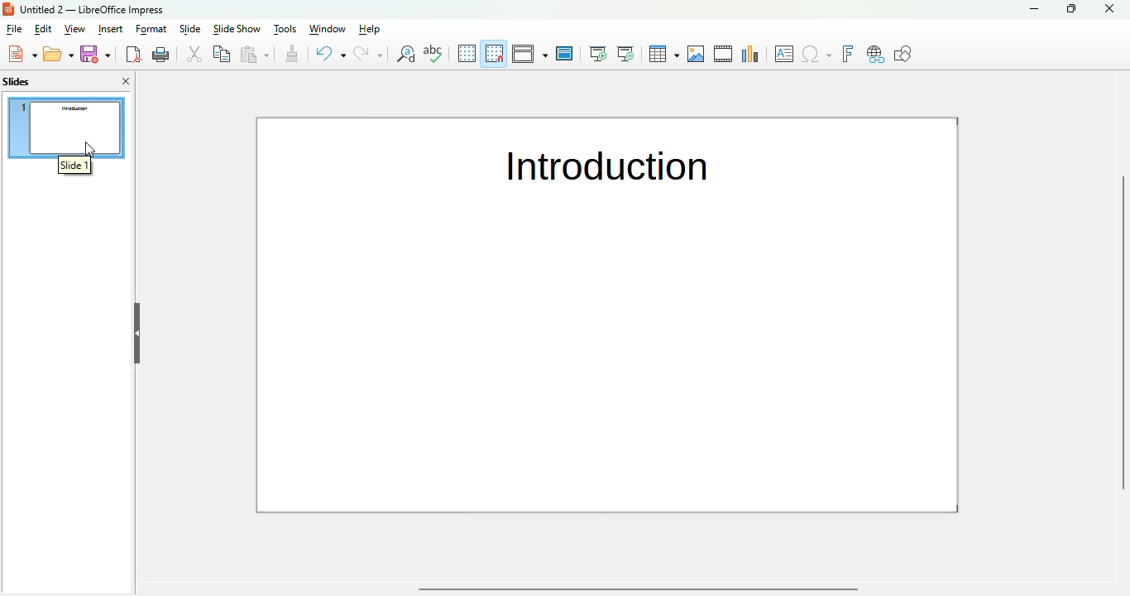 The height and width of the screenshot is (596, 1130). I want to click on vertical scrollbar, so click(1124, 331).